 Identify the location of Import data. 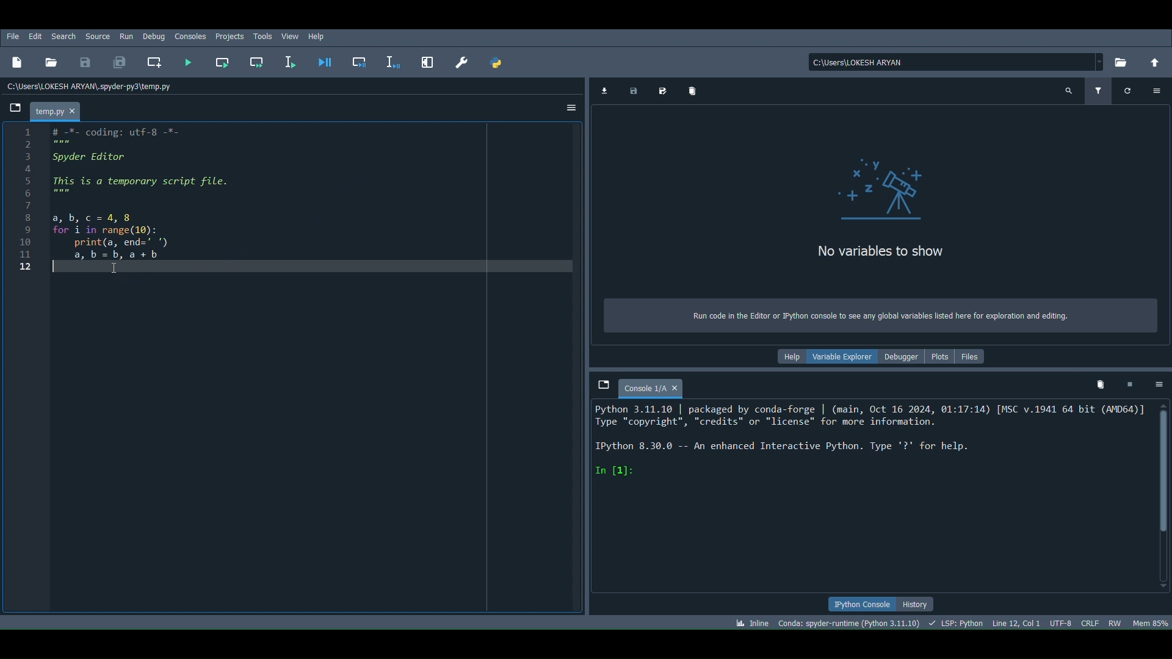
(606, 88).